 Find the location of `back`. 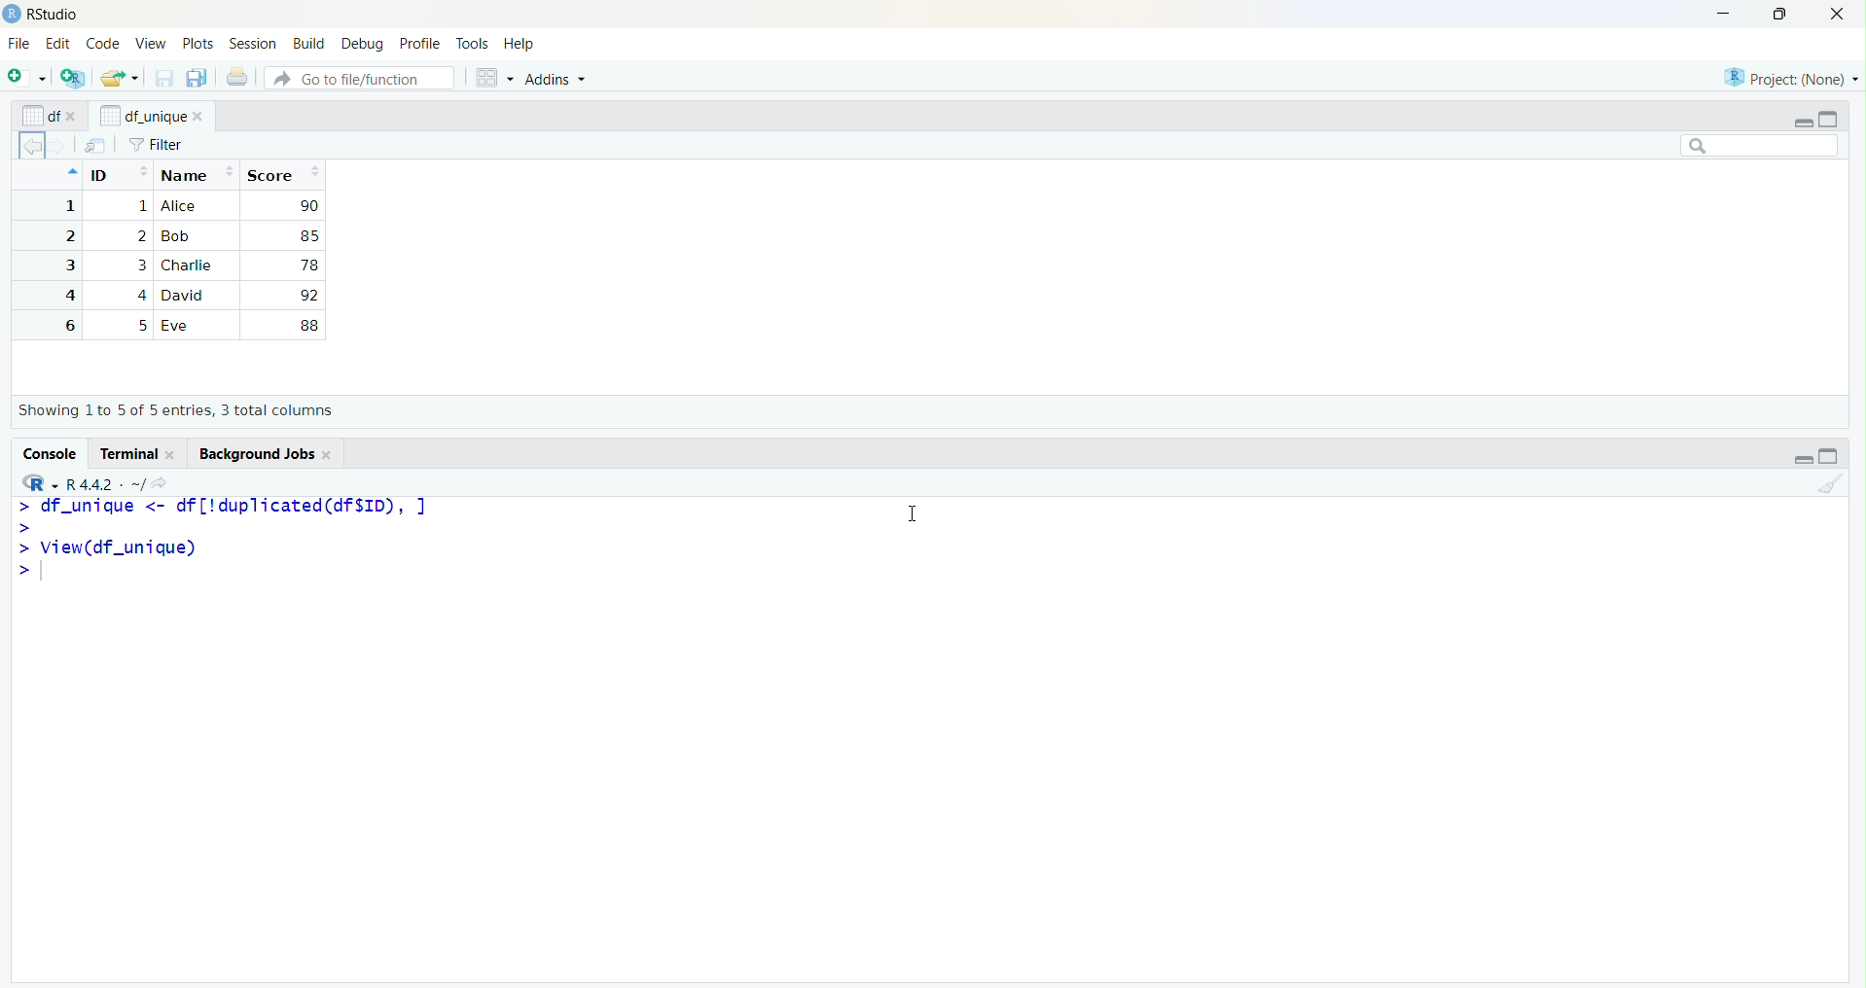

back is located at coordinates (32, 147).